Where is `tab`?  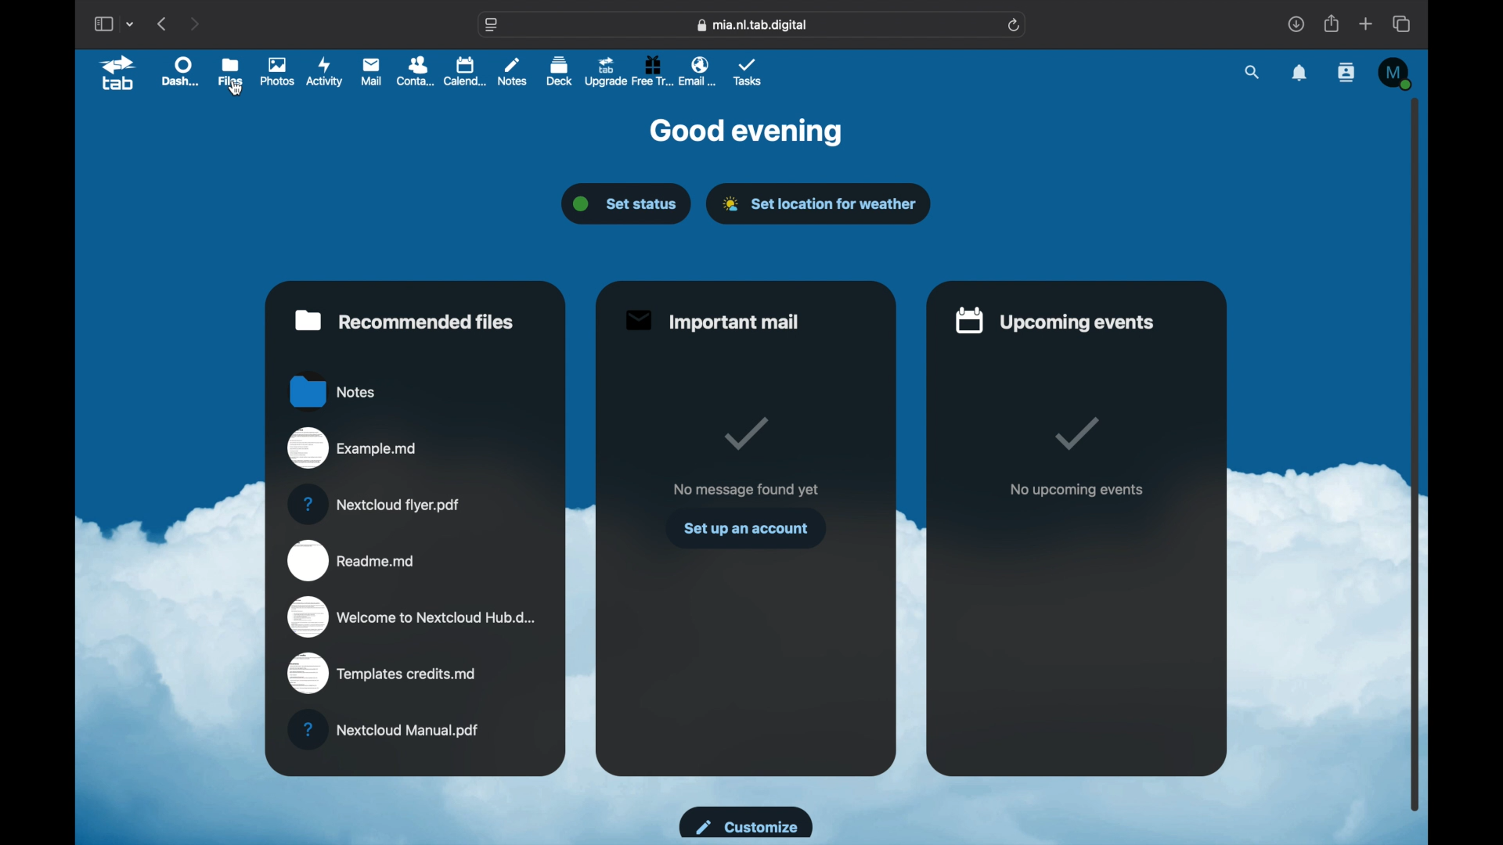 tab is located at coordinates (119, 74).